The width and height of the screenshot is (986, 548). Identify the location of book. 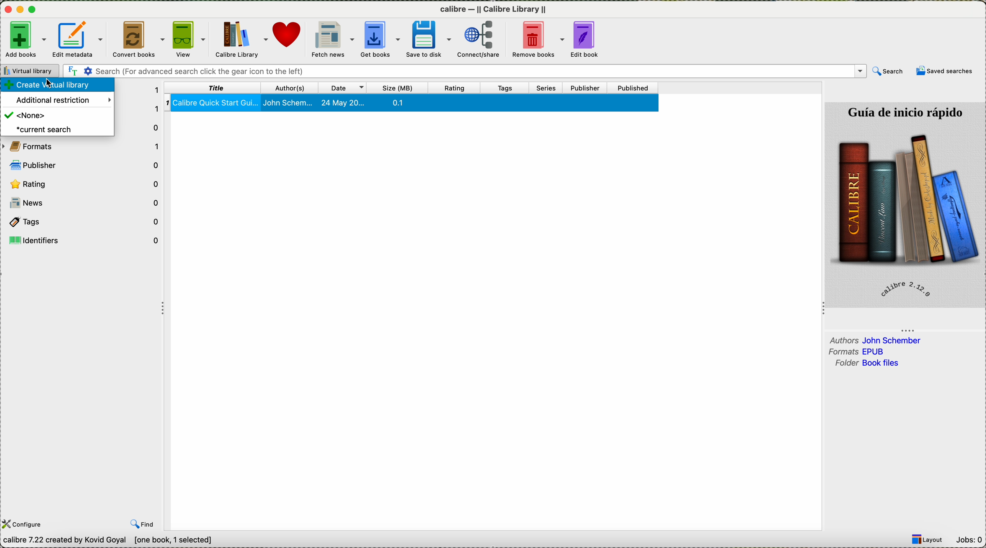
(411, 104).